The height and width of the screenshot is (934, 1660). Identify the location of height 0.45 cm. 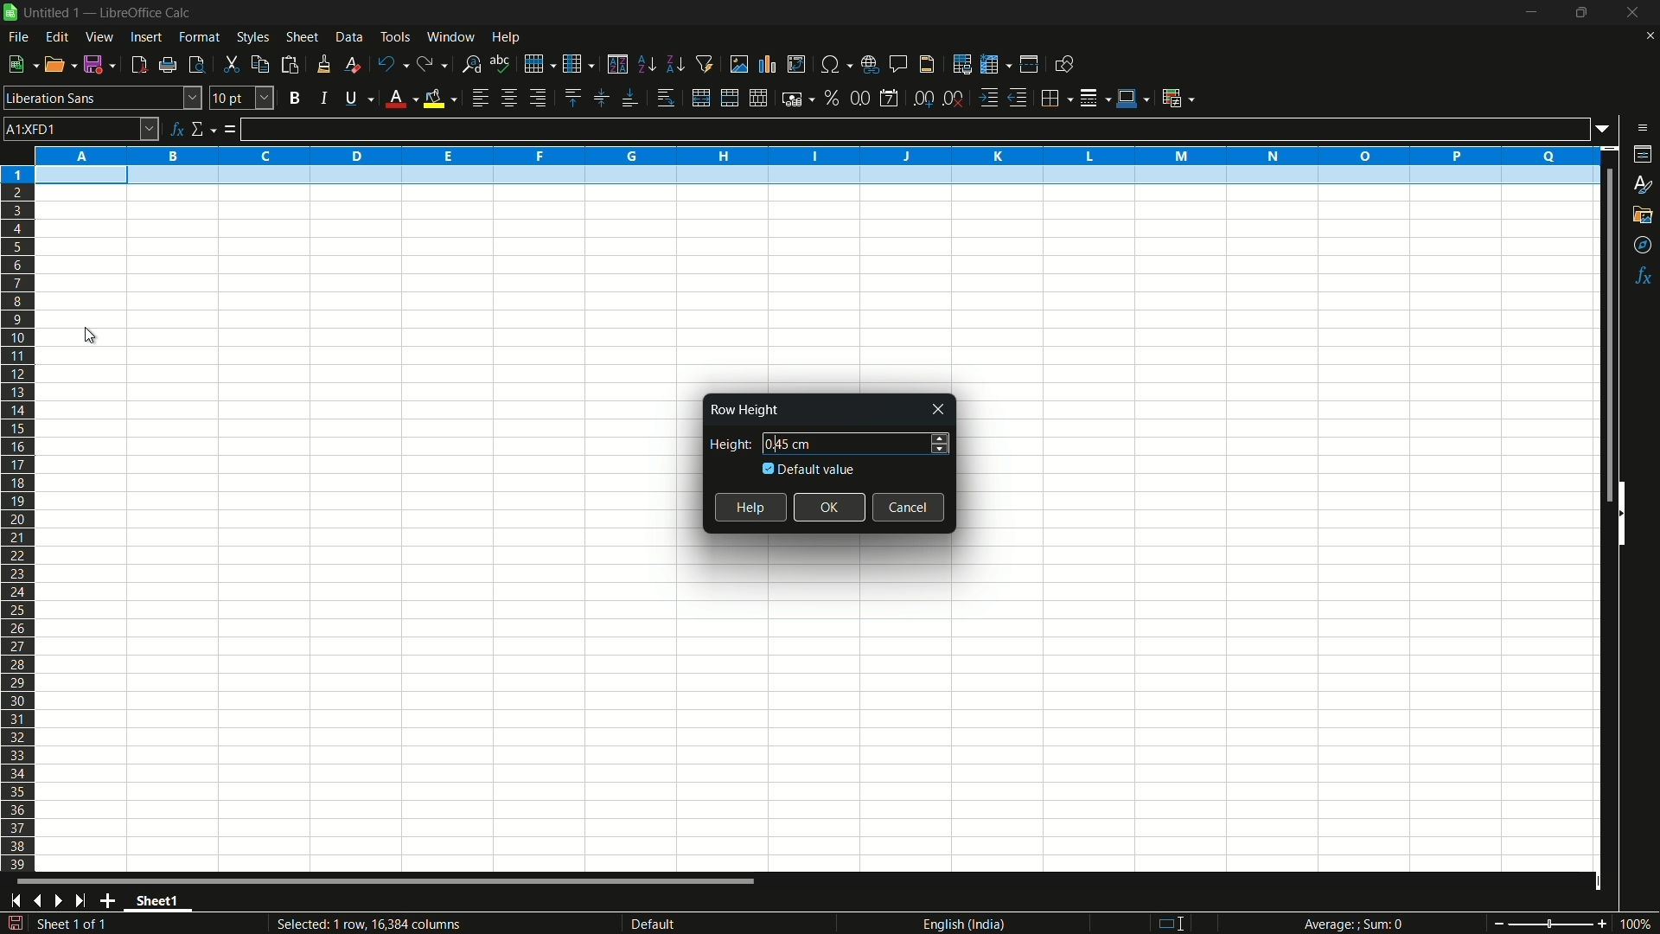
(842, 443).